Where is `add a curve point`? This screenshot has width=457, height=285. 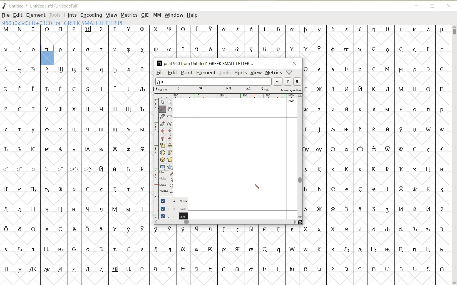
add a curve point is located at coordinates (162, 130).